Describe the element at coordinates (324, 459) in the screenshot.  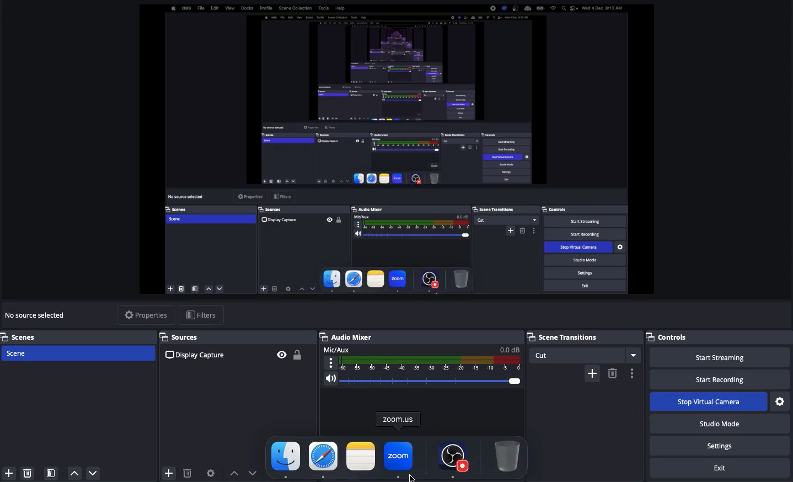
I see `Safari` at that location.